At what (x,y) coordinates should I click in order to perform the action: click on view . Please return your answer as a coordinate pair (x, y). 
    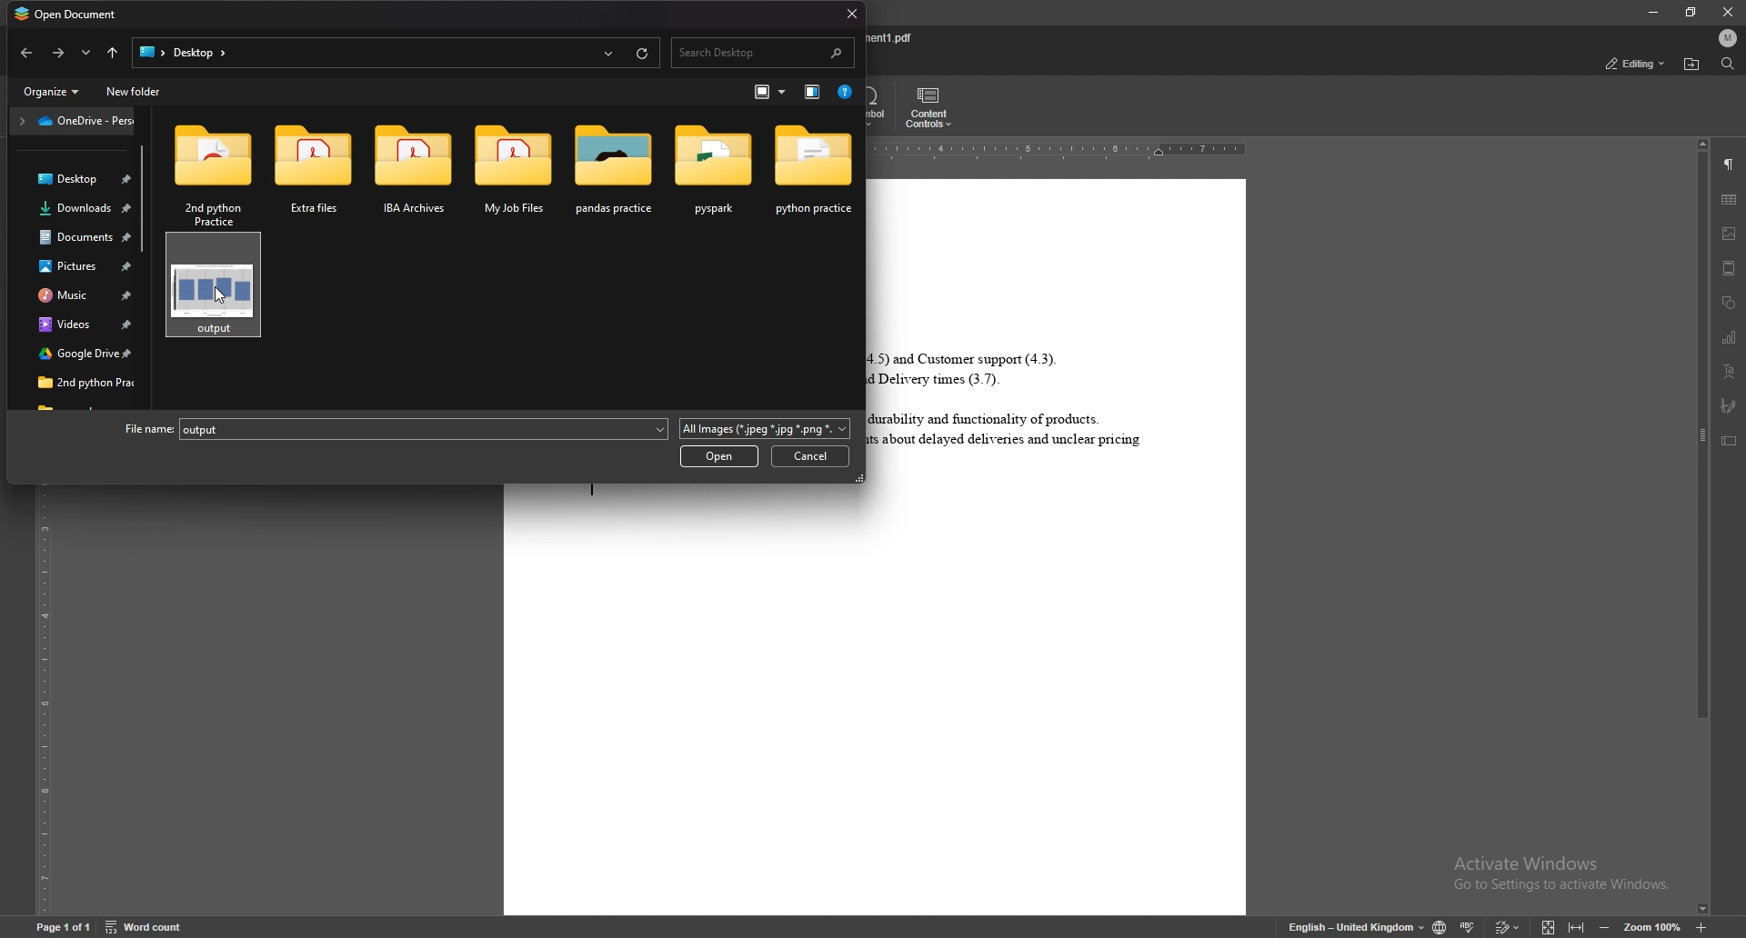
    Looking at the image, I should click on (812, 92).